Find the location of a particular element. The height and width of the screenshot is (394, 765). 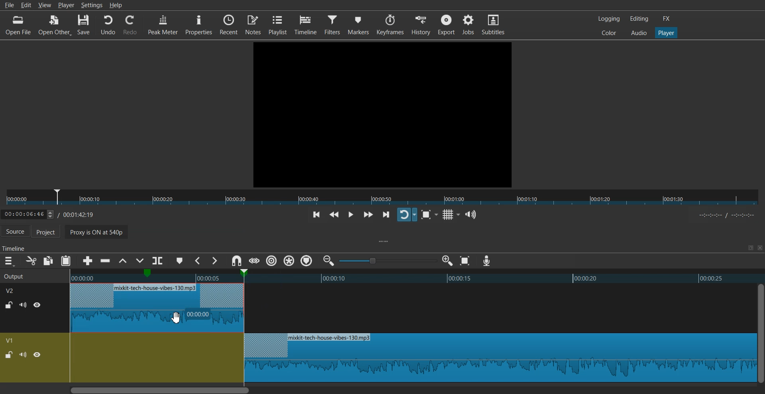

Settings is located at coordinates (92, 5).